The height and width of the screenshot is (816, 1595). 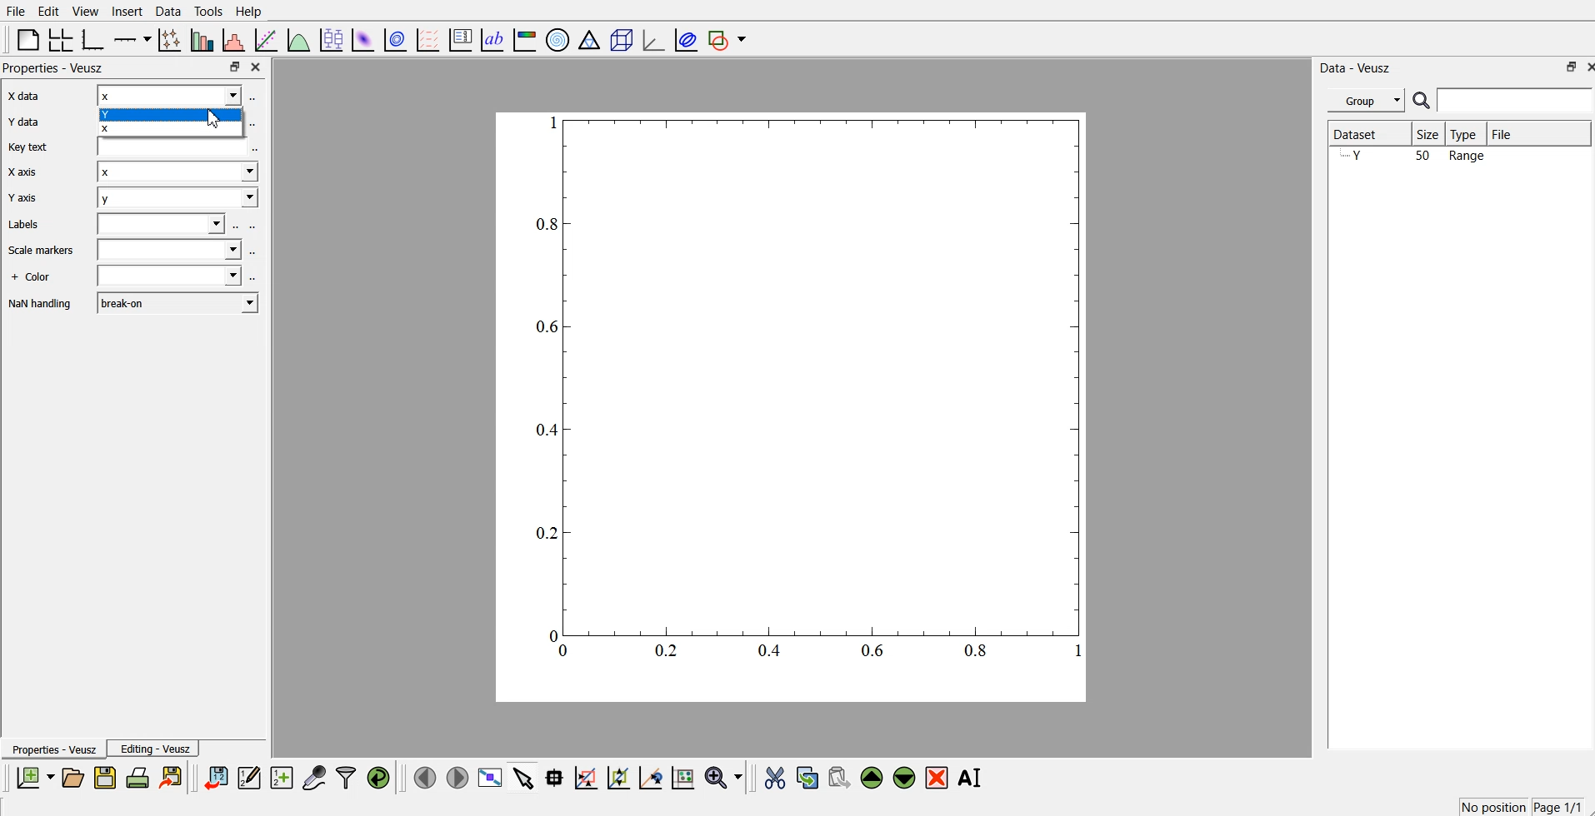 What do you see at coordinates (1467, 133) in the screenshot?
I see `Type` at bounding box center [1467, 133].